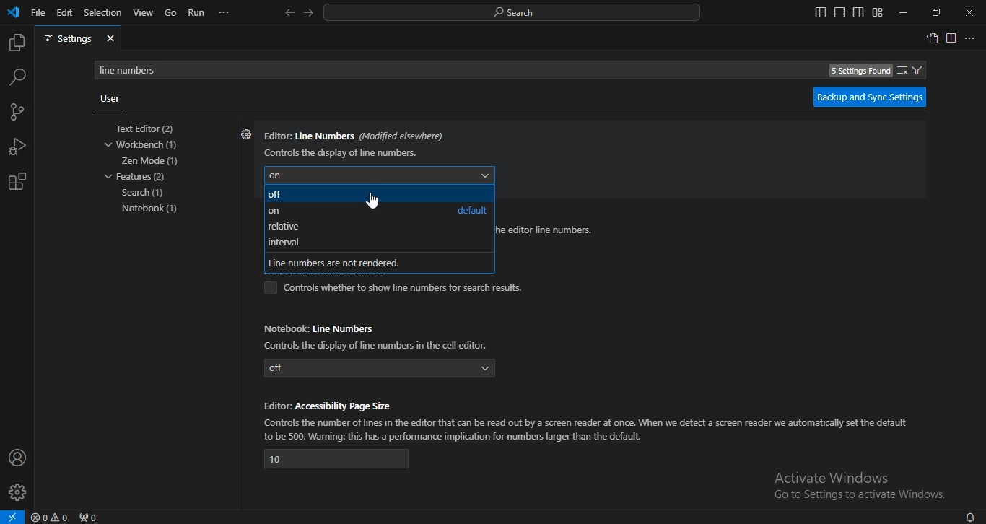 The height and width of the screenshot is (524, 986). Describe the element at coordinates (12, 517) in the screenshot. I see `open a remote window` at that location.